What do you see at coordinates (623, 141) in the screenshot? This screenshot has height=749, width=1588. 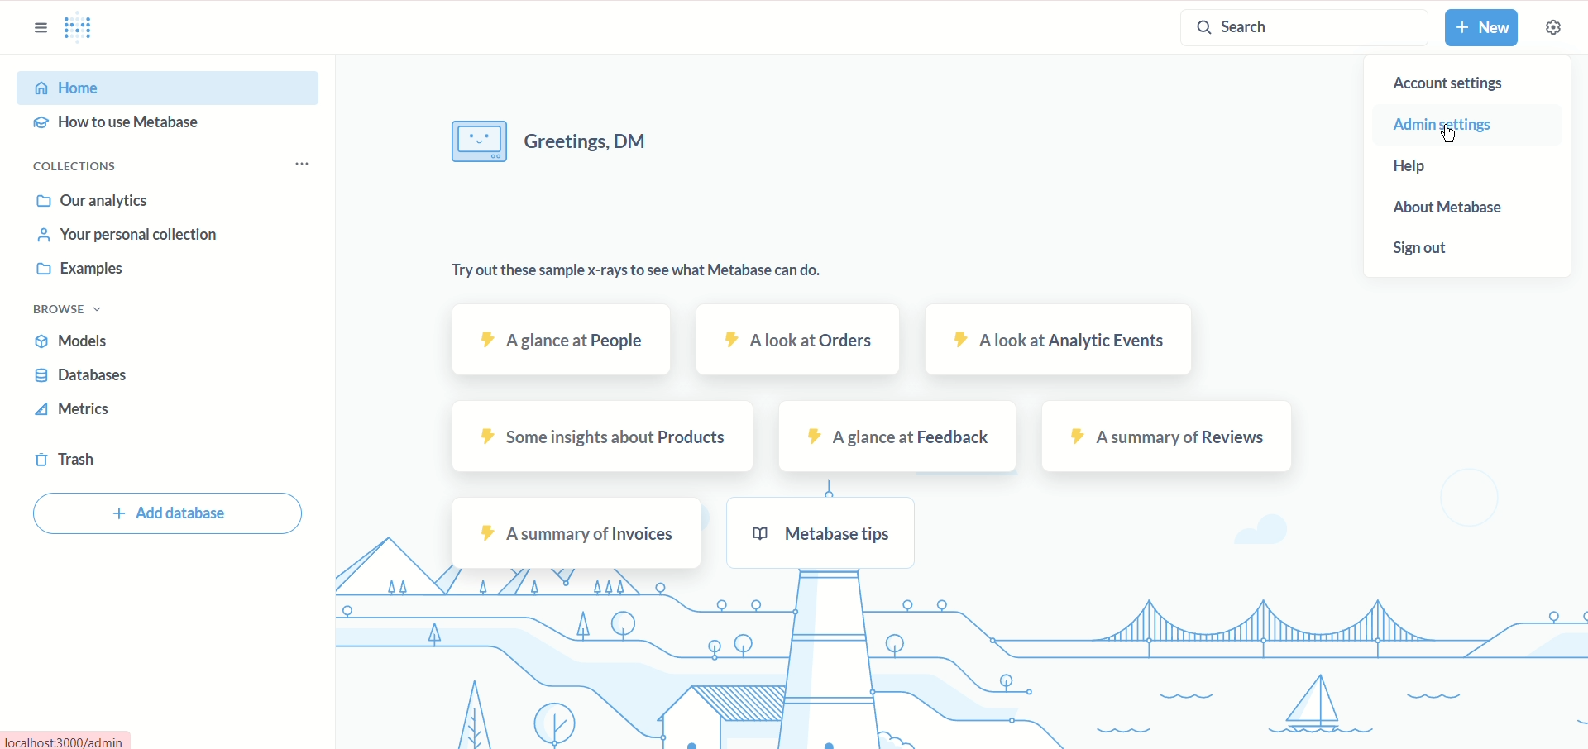 I see `Greetings` at bounding box center [623, 141].